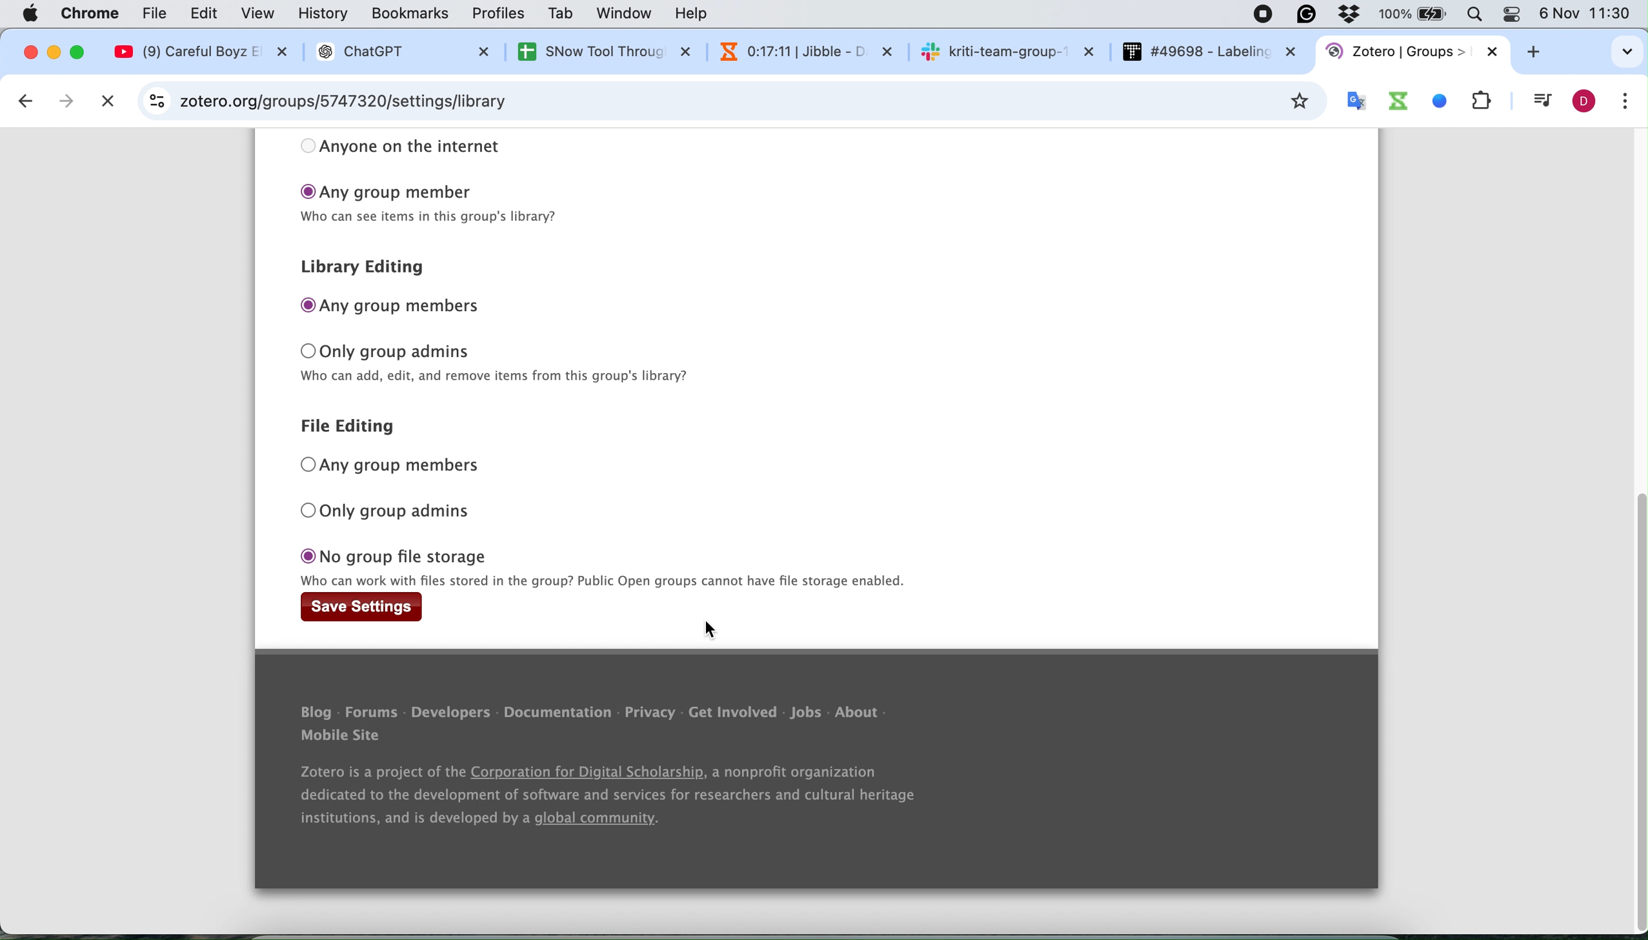 This screenshot has width=1648, height=940. Describe the element at coordinates (55, 53) in the screenshot. I see `minimise` at that location.